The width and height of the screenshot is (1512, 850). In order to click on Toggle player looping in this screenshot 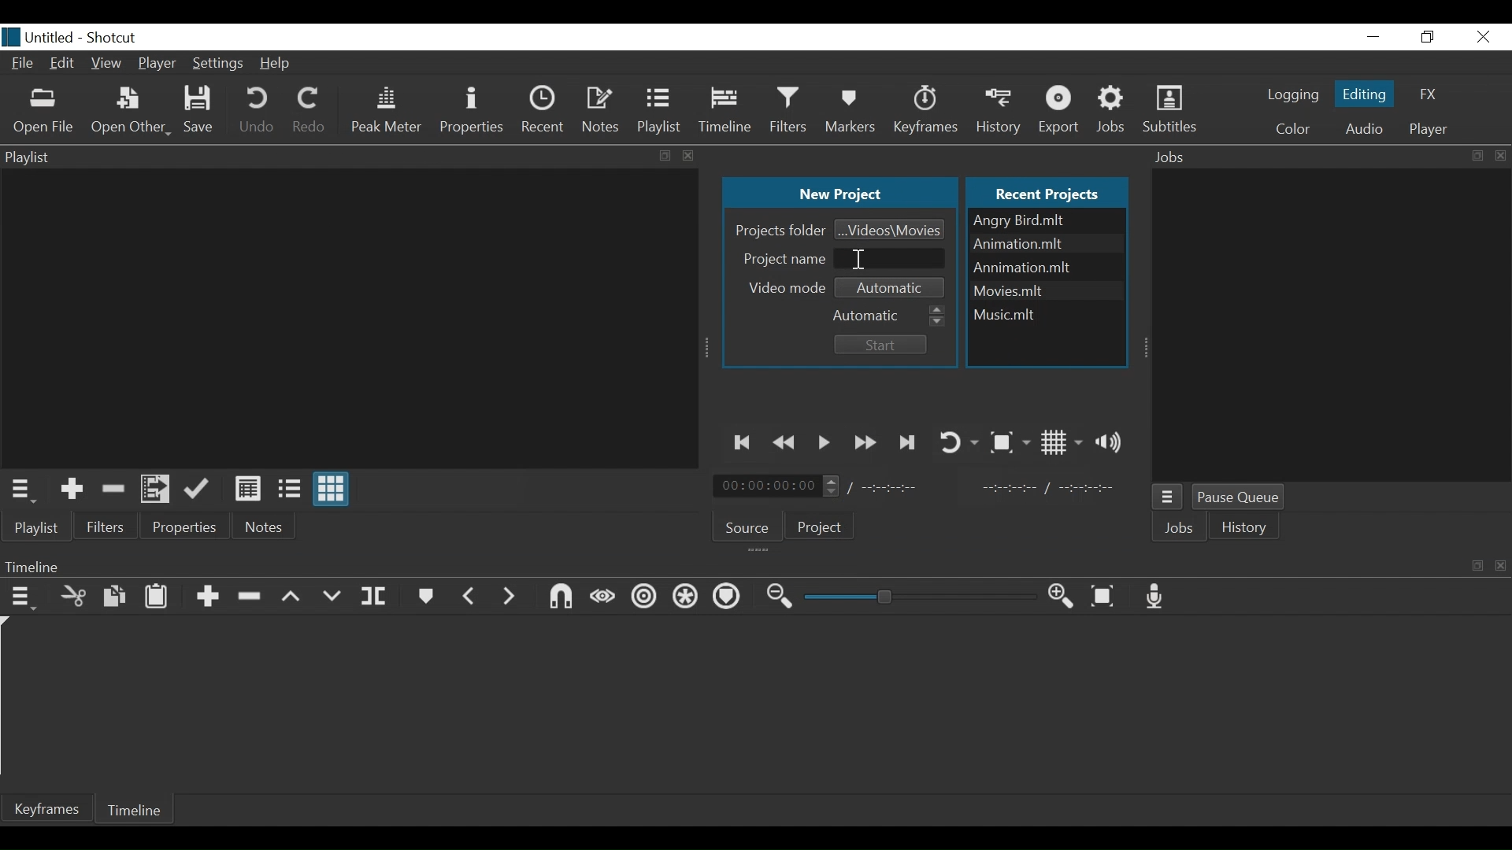, I will do `click(958, 441)`.